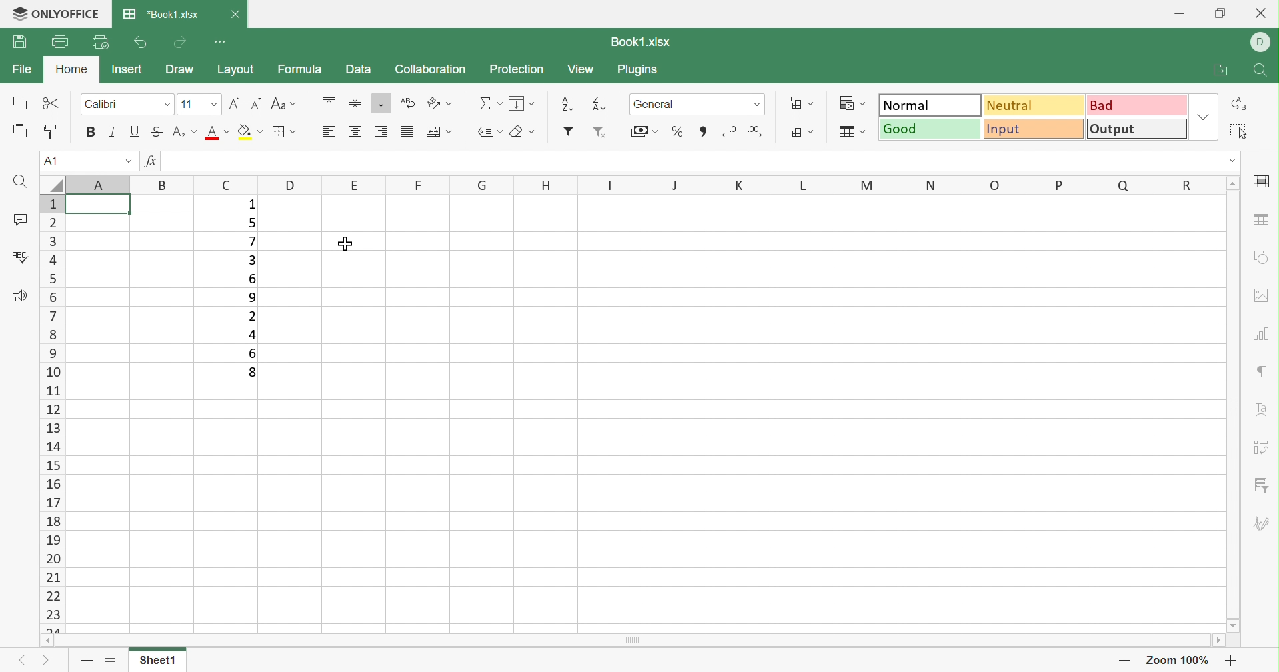  Describe the element at coordinates (1125, 661) in the screenshot. I see `Zoom out` at that location.